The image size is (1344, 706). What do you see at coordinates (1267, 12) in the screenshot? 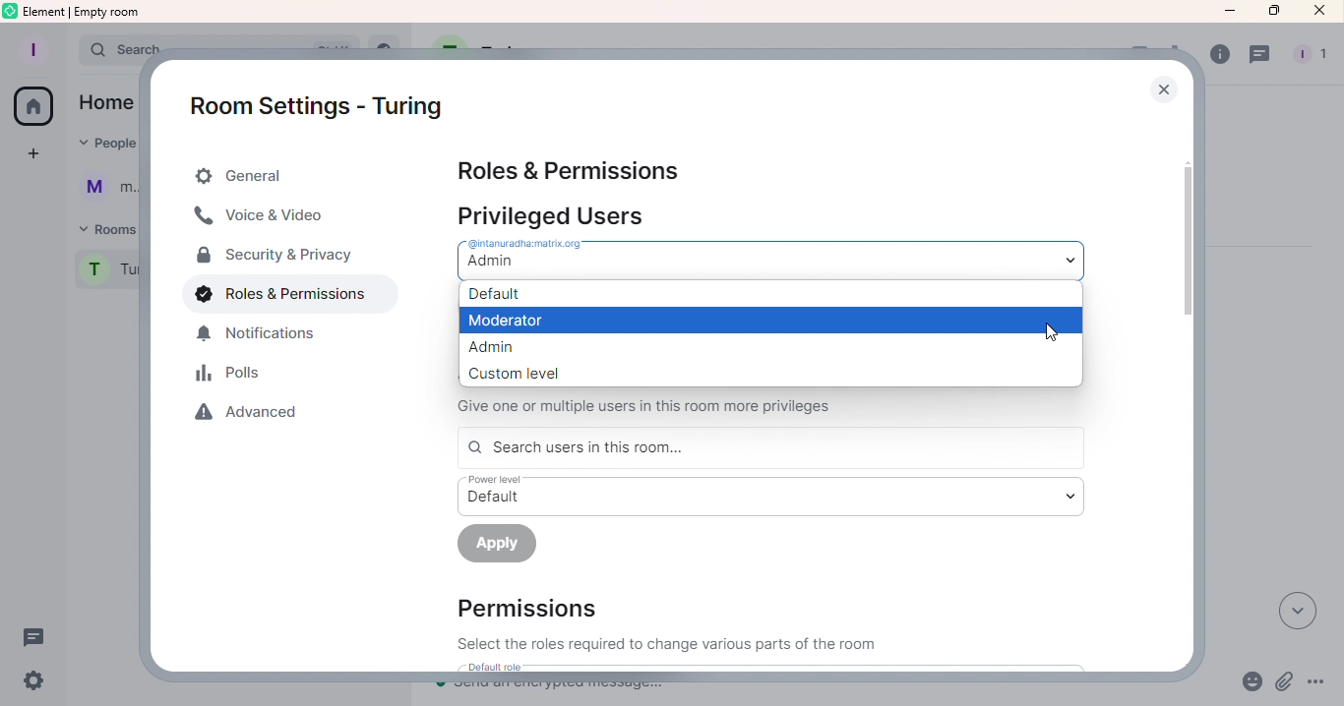
I see `Maximize` at bounding box center [1267, 12].